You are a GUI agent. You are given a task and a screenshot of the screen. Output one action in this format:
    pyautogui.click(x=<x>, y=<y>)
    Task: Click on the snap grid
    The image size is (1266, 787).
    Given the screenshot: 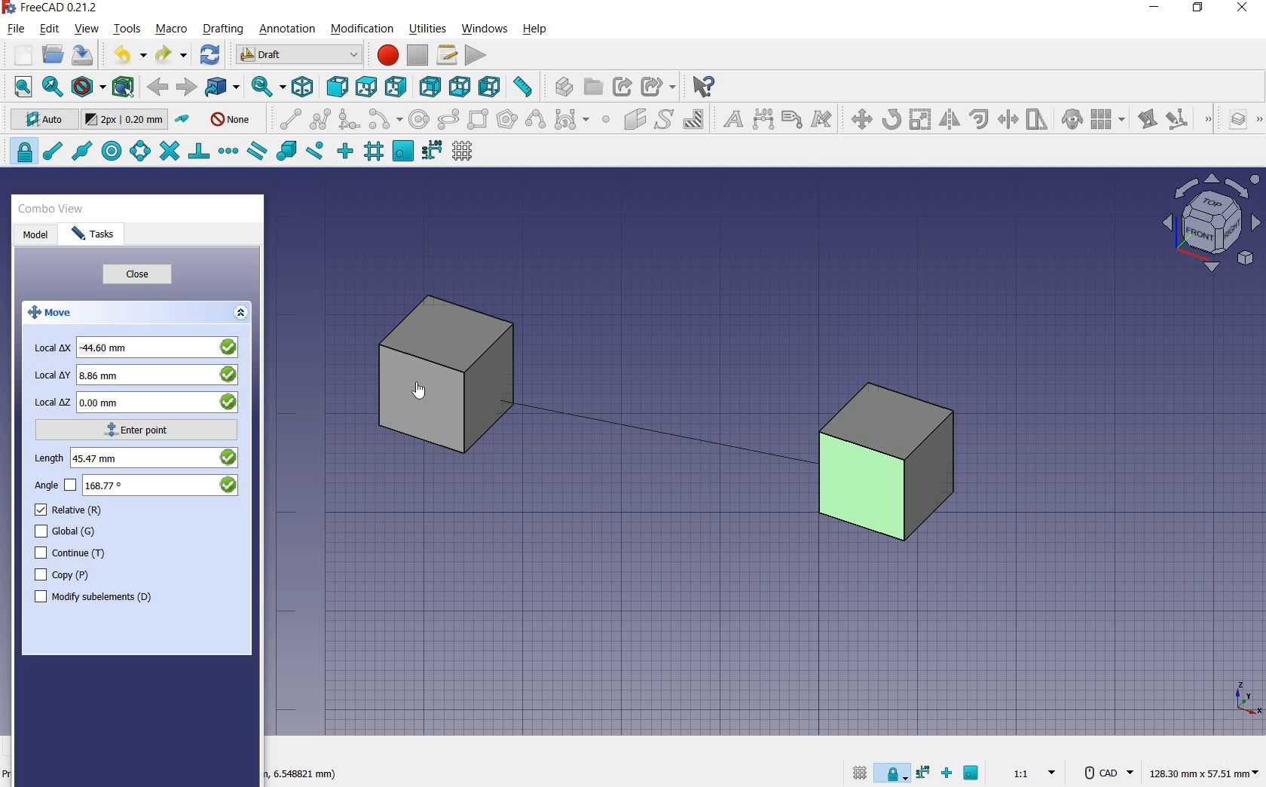 What is the action you would take?
    pyautogui.click(x=374, y=152)
    